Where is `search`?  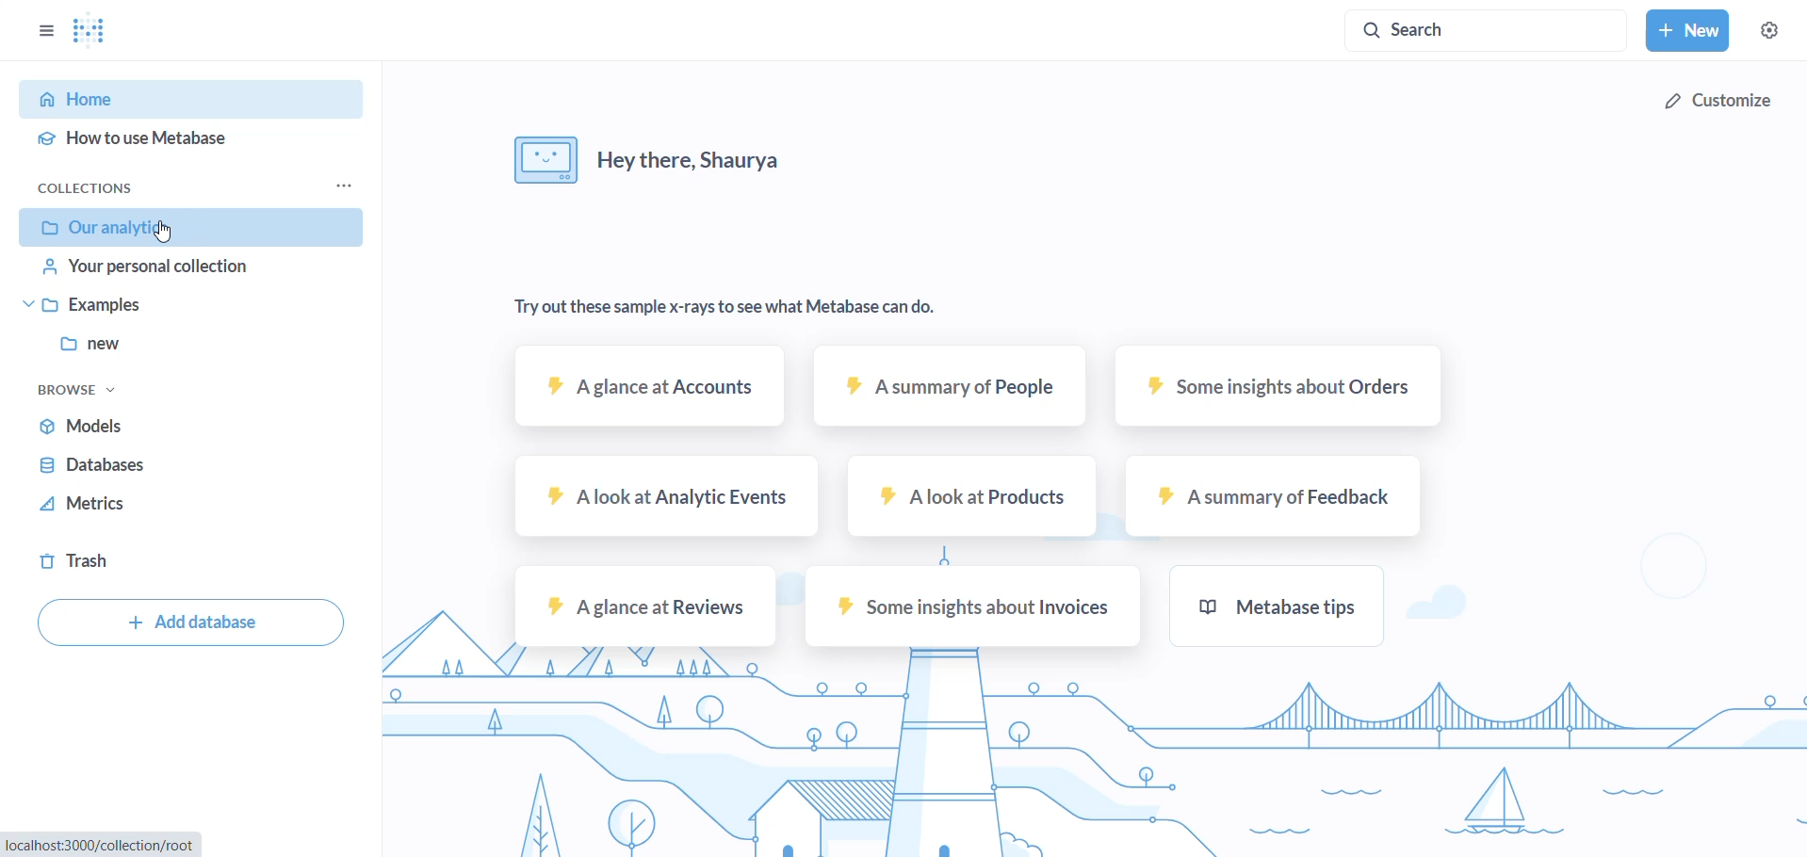
search is located at coordinates (1482, 29).